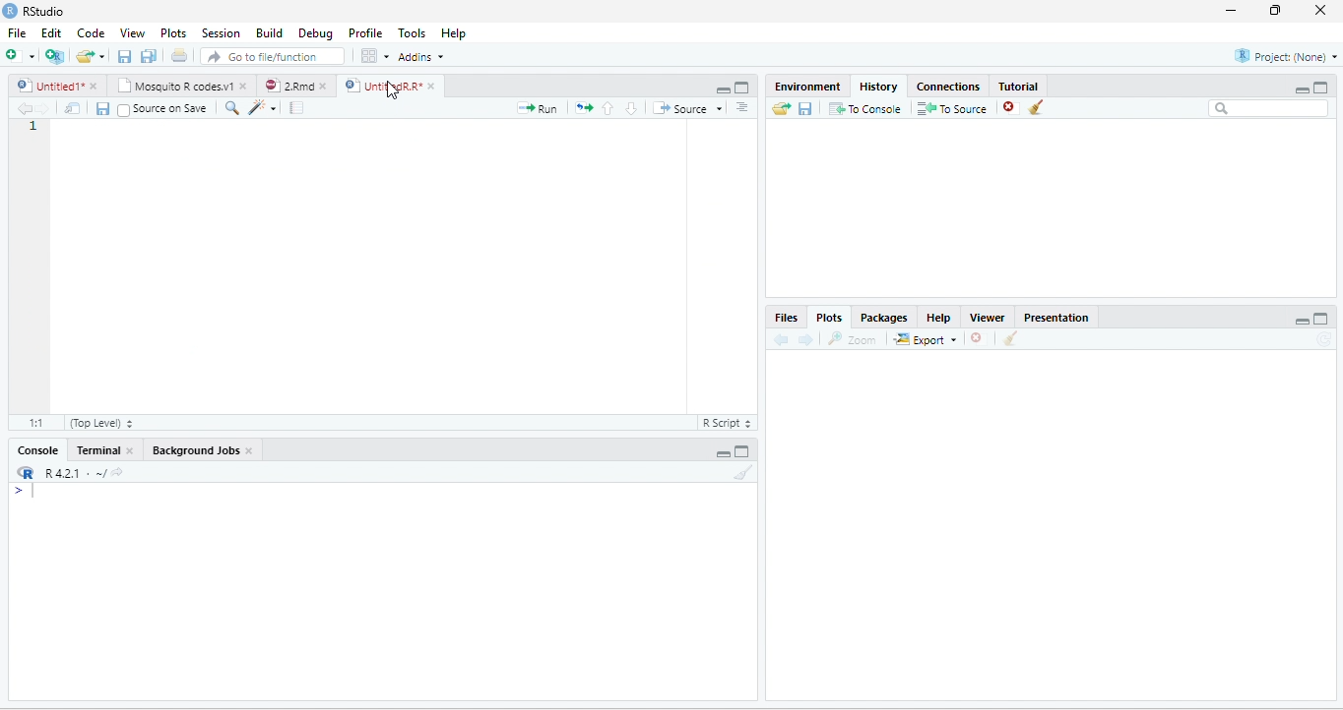 The image size is (1343, 710). I want to click on Session, so click(222, 32).